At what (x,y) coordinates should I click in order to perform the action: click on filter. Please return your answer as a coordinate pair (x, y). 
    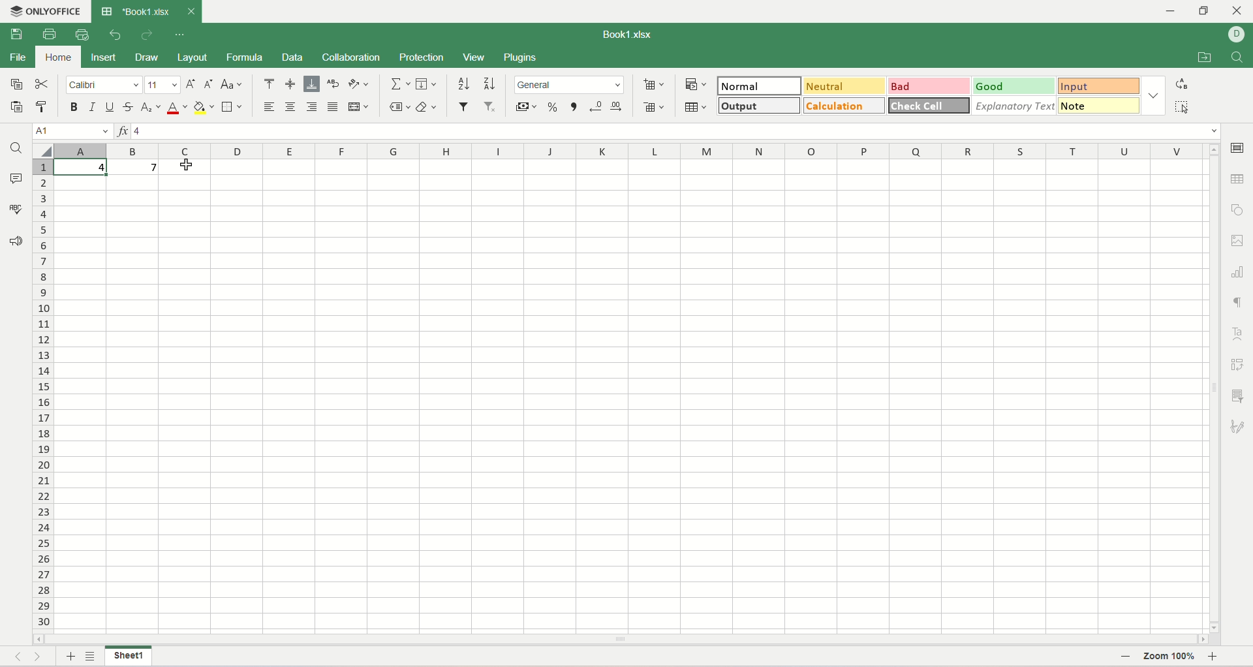
    Looking at the image, I should click on (464, 107).